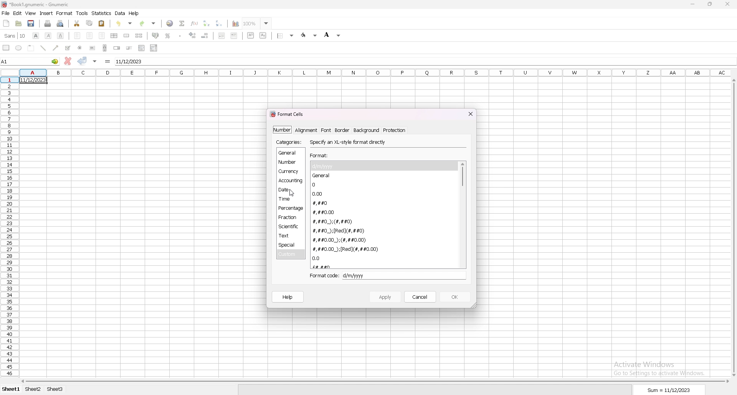  What do you see at coordinates (31, 48) in the screenshot?
I see `frame` at bounding box center [31, 48].